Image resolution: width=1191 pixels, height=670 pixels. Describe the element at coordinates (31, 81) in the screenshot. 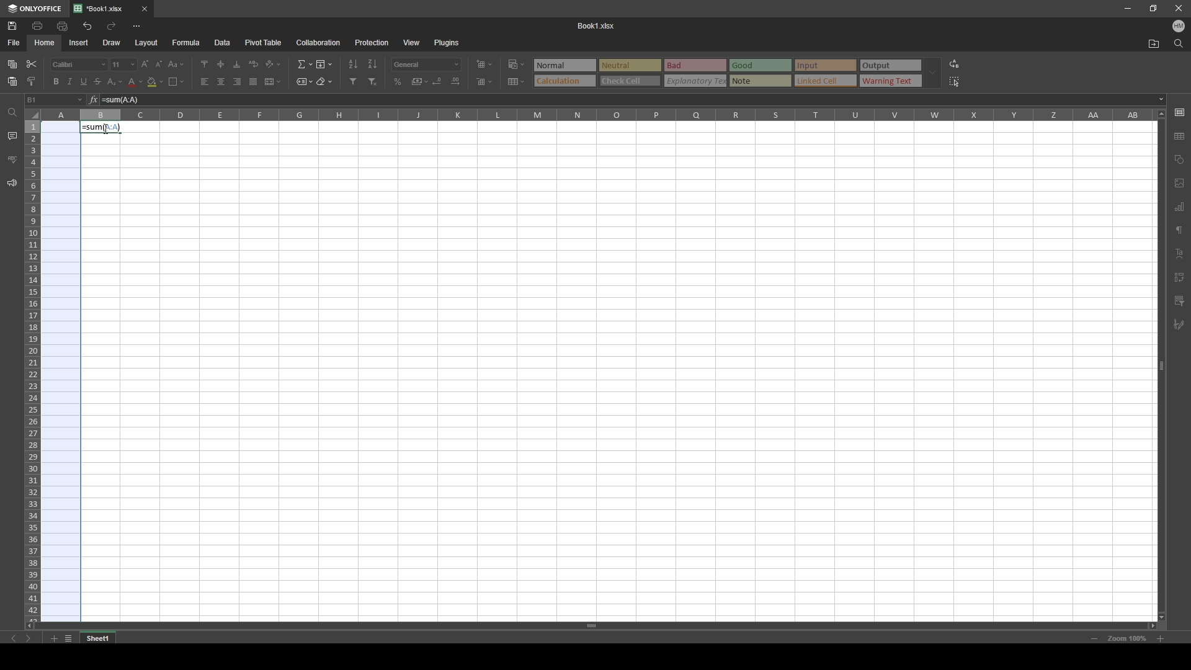

I see `copy style` at that location.